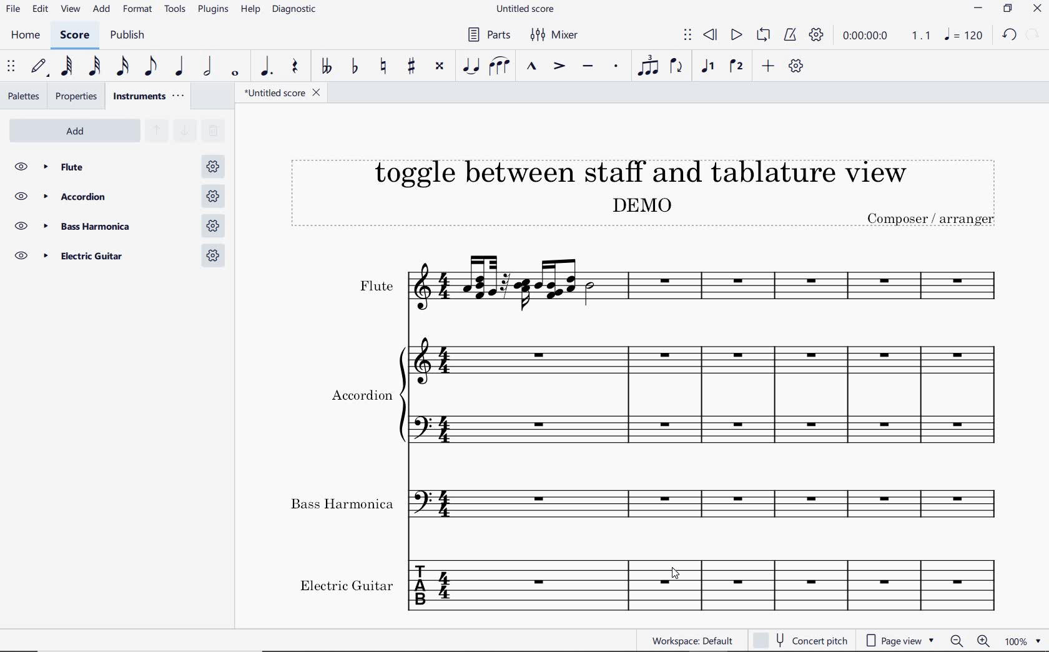 The height and width of the screenshot is (652, 1049). Describe the element at coordinates (470, 66) in the screenshot. I see `tie` at that location.